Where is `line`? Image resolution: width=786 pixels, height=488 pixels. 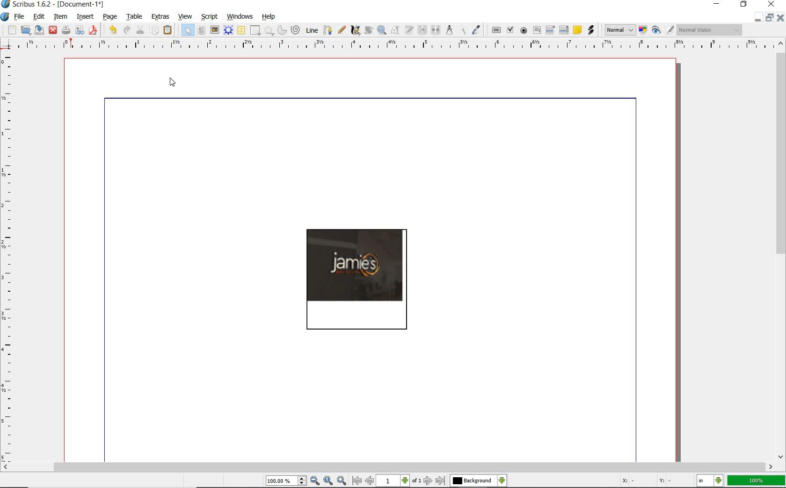
line is located at coordinates (312, 29).